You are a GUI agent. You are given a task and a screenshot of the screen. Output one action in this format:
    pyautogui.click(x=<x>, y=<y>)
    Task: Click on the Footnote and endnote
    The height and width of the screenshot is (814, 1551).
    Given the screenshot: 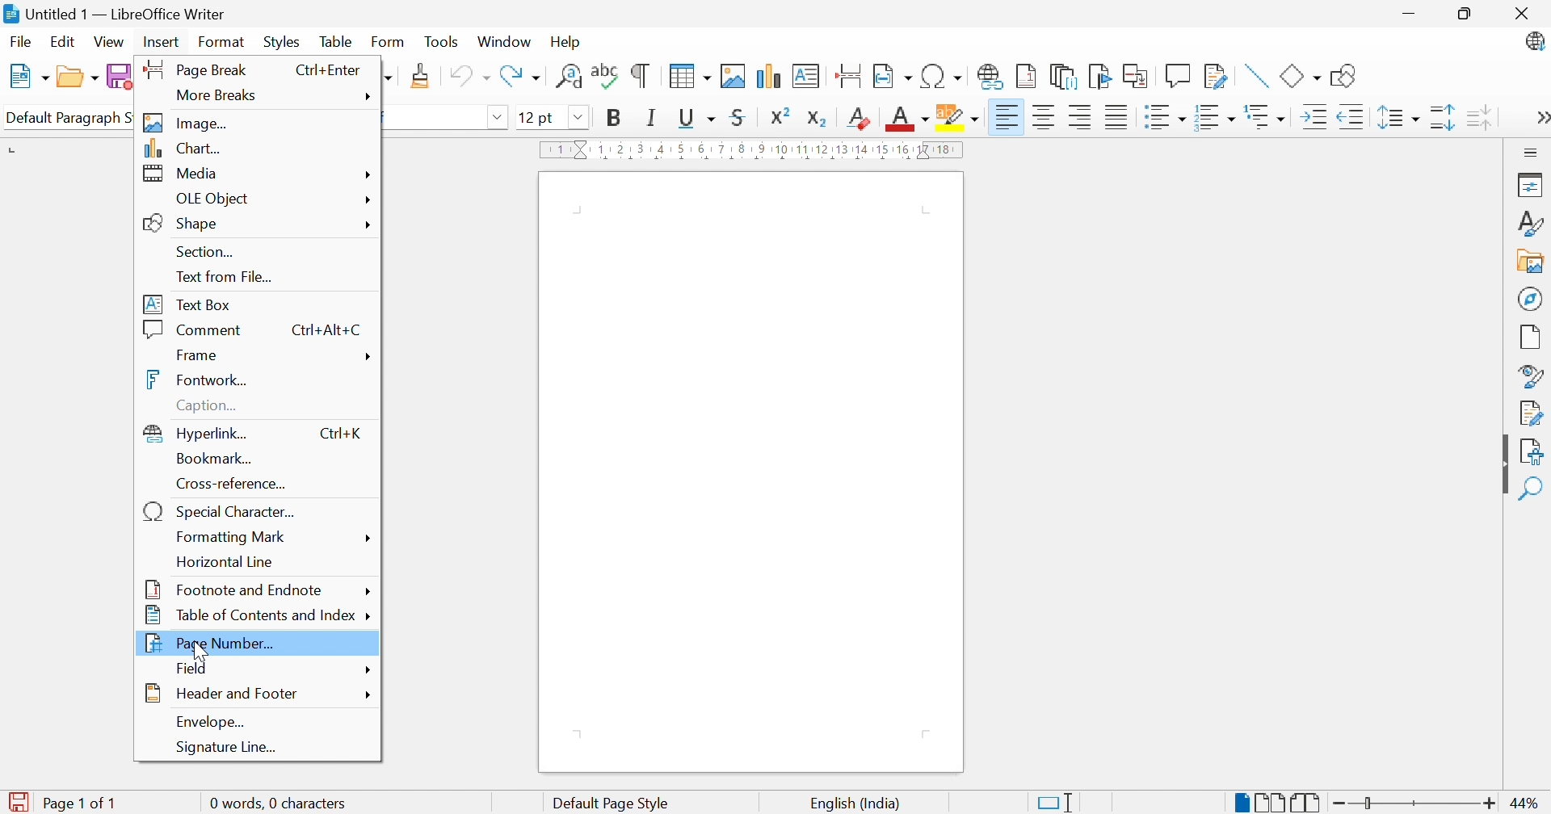 What is the action you would take?
    pyautogui.click(x=232, y=587)
    